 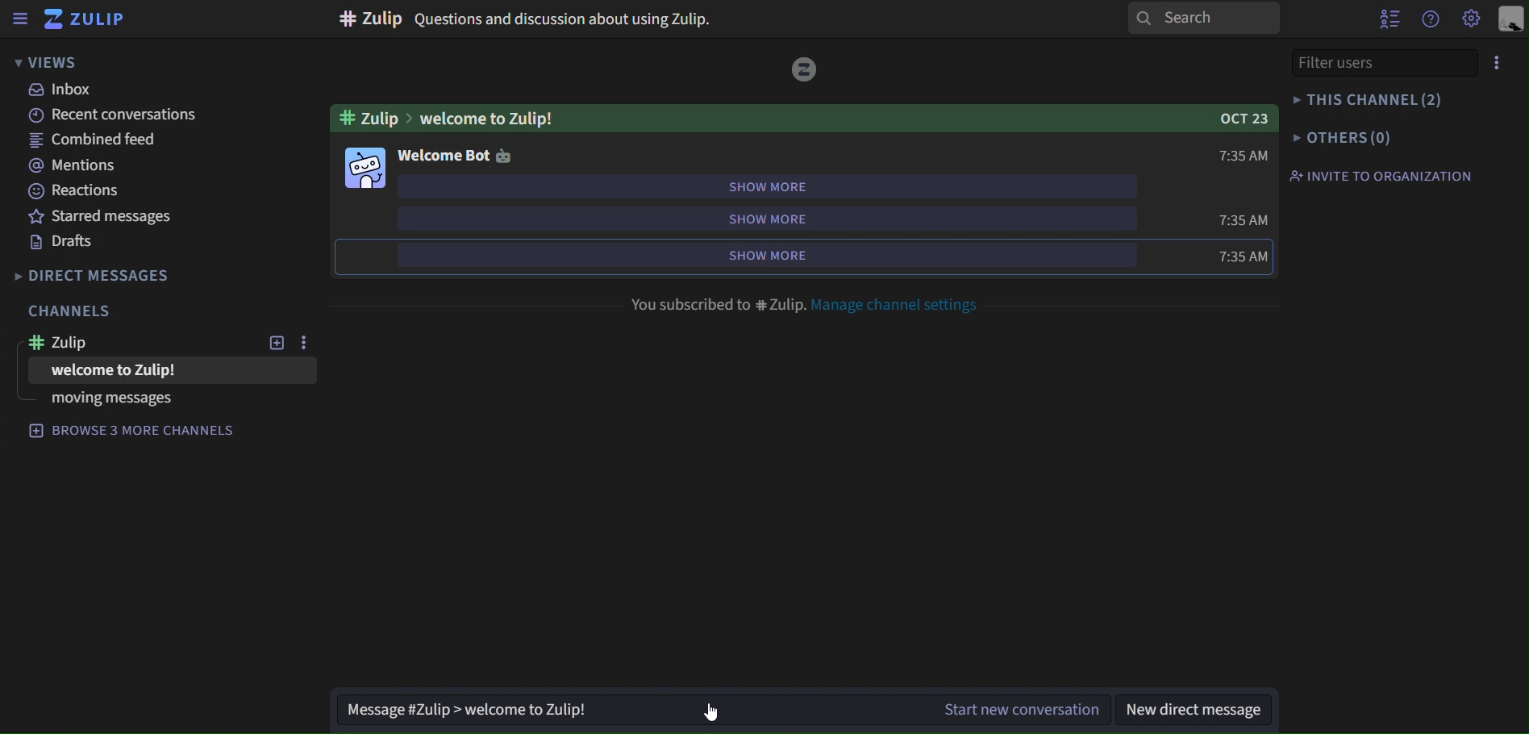 What do you see at coordinates (1191, 708) in the screenshot?
I see `new direct message` at bounding box center [1191, 708].